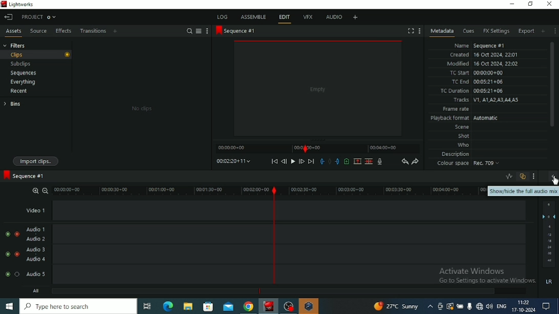 The image size is (559, 314). Describe the element at coordinates (318, 88) in the screenshot. I see `Media Preview` at that location.